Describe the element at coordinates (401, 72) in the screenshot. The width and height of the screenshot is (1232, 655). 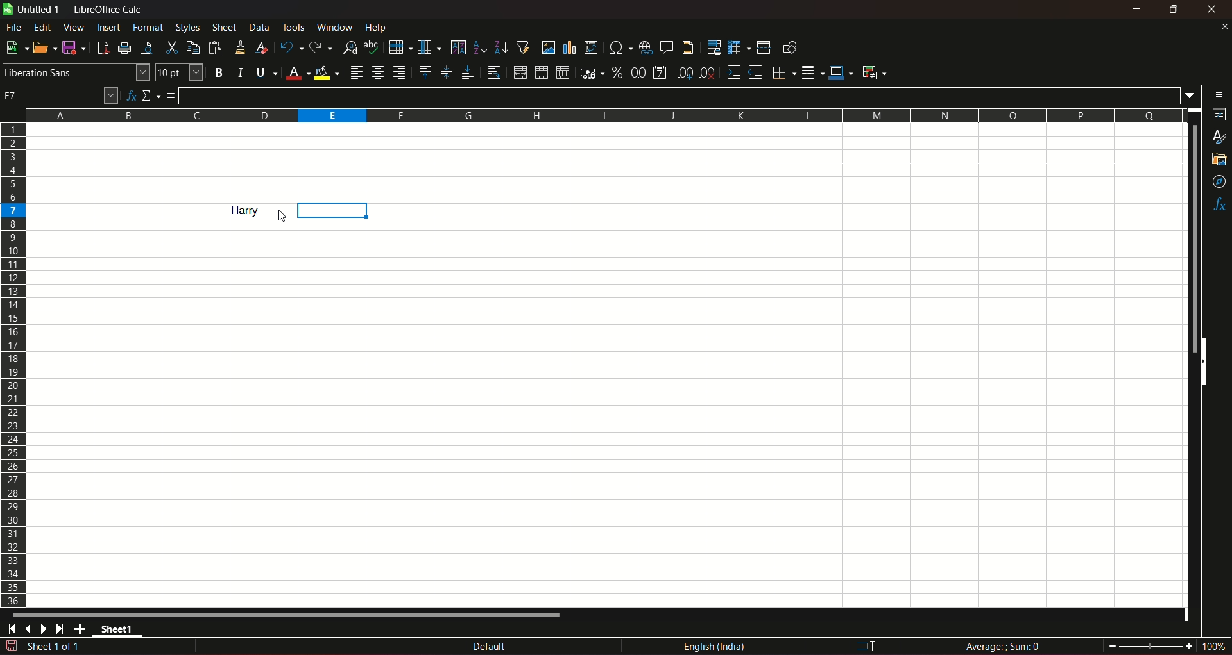
I see `align right` at that location.